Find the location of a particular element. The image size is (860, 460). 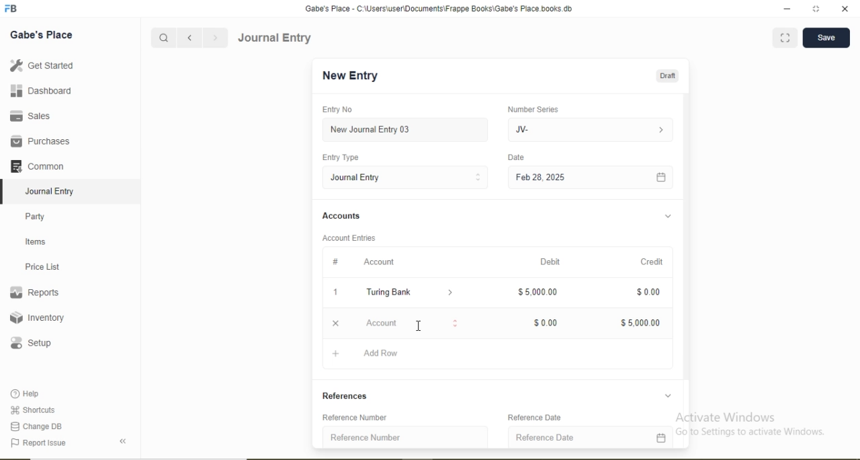

Purchases is located at coordinates (40, 141).